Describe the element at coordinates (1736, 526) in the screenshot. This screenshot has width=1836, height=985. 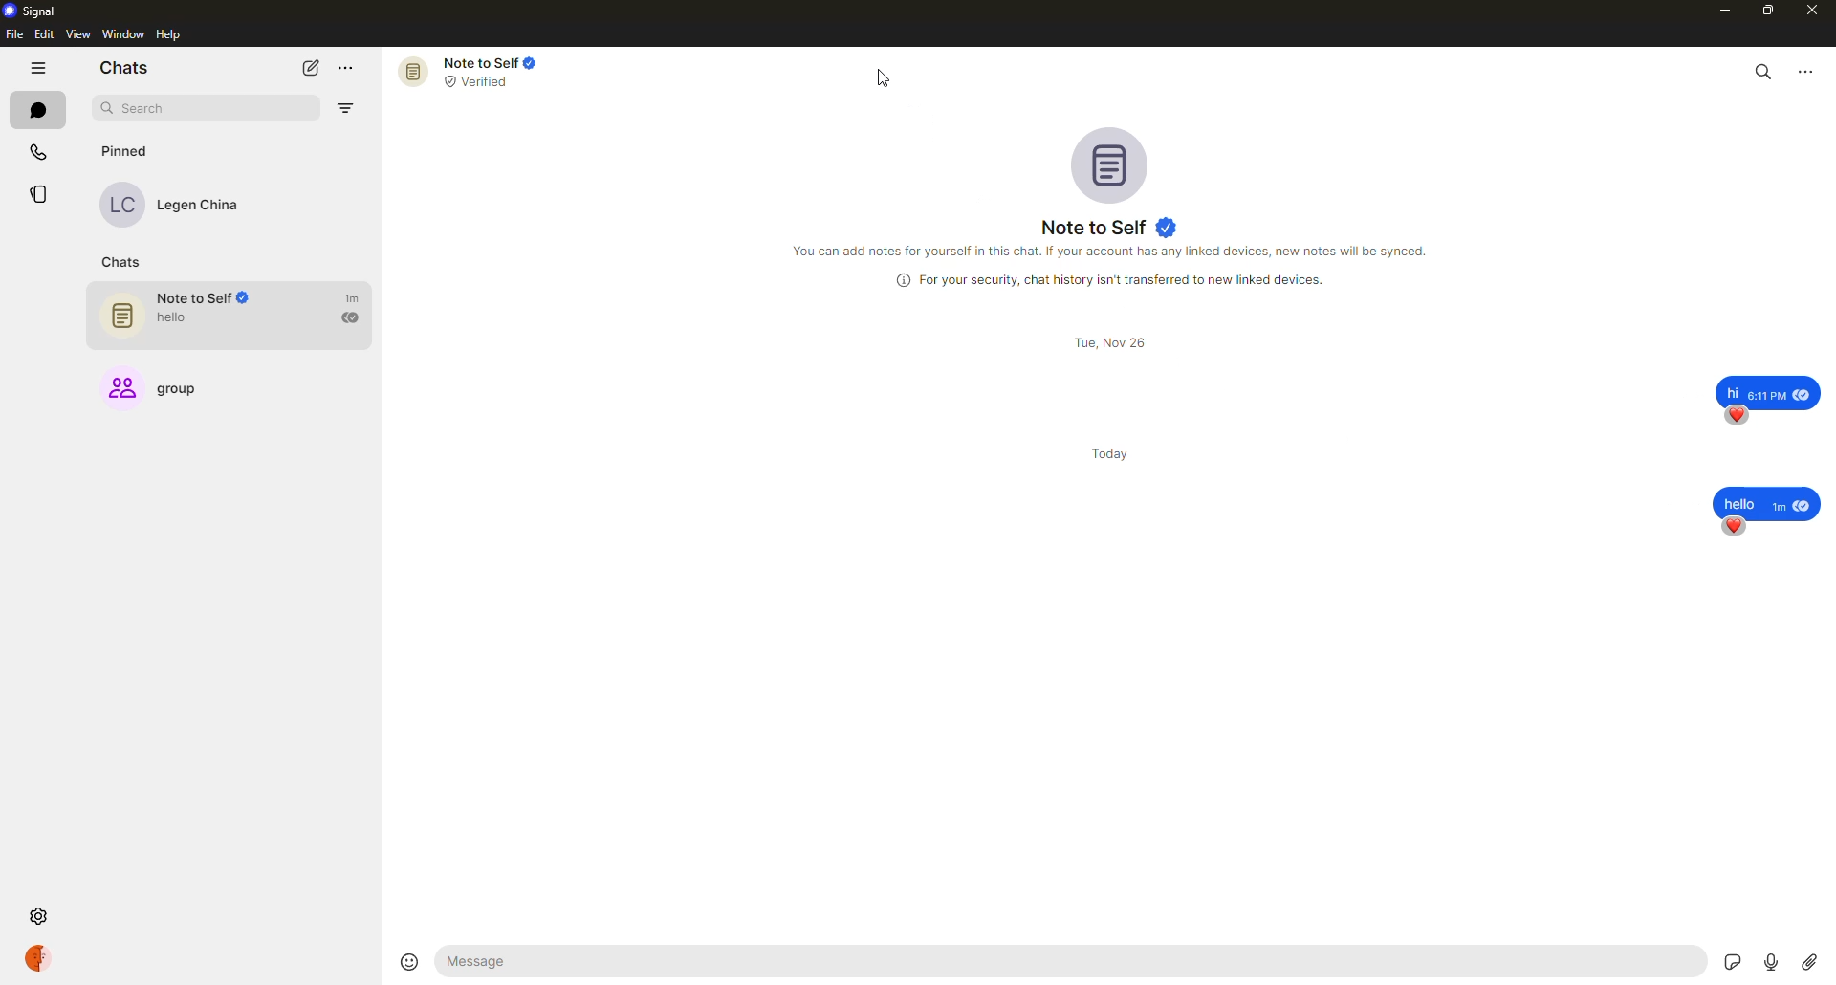
I see `love reaction` at that location.